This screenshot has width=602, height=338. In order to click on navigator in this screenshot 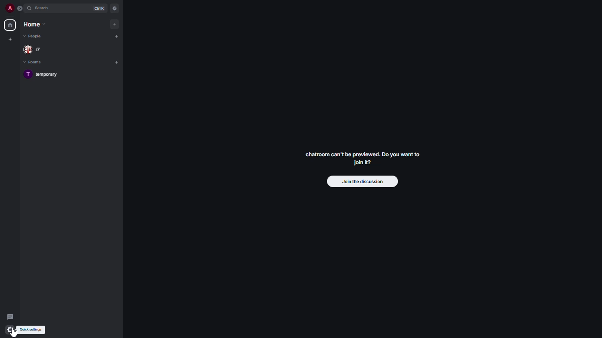, I will do `click(114, 9)`.